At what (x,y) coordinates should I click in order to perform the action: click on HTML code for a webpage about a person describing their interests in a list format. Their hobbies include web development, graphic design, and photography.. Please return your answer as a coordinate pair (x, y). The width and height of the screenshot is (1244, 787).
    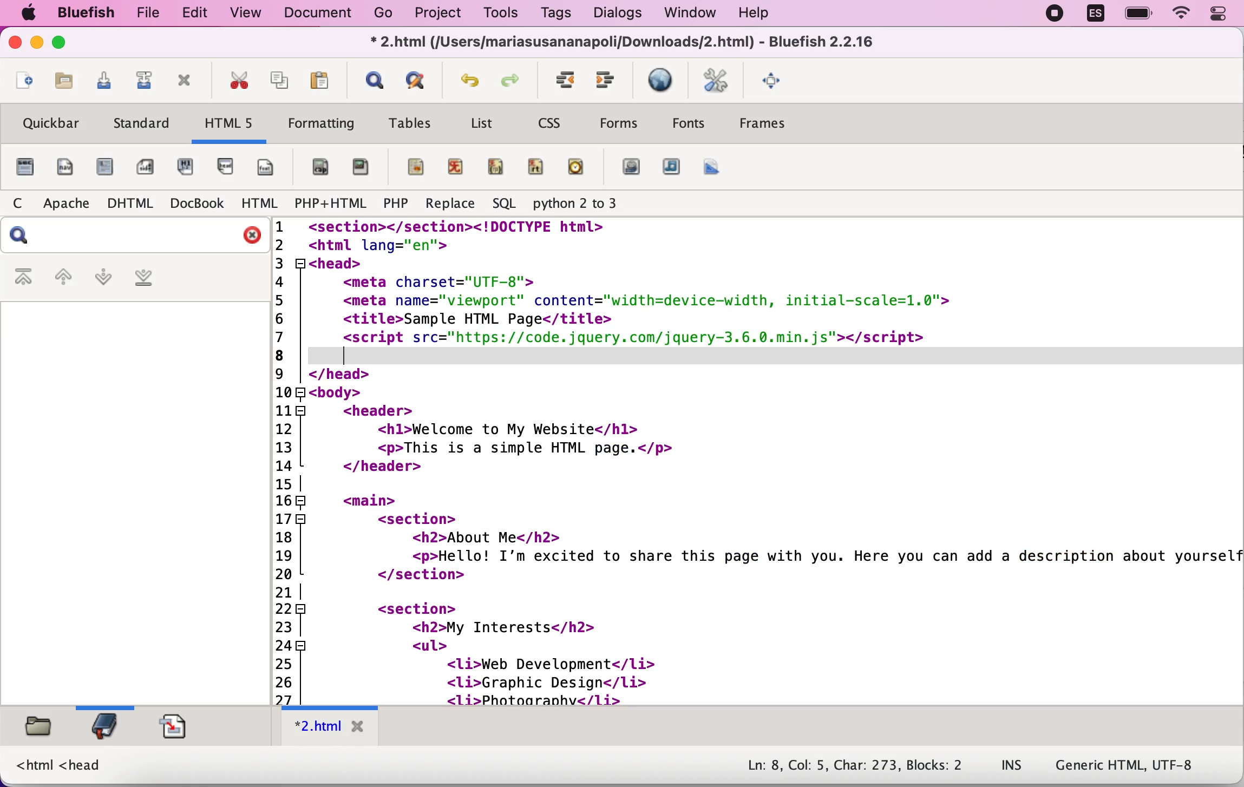
    Looking at the image, I should click on (760, 528).